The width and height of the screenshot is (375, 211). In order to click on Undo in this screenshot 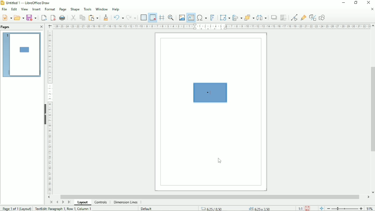, I will do `click(118, 17)`.